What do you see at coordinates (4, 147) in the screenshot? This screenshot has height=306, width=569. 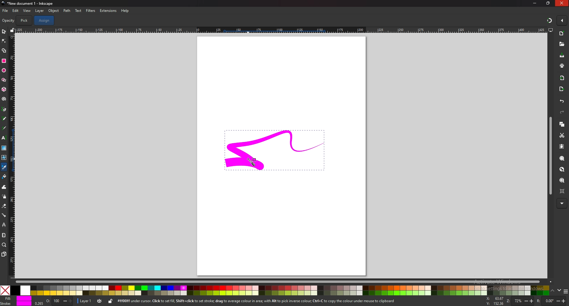 I see `gradient` at bounding box center [4, 147].